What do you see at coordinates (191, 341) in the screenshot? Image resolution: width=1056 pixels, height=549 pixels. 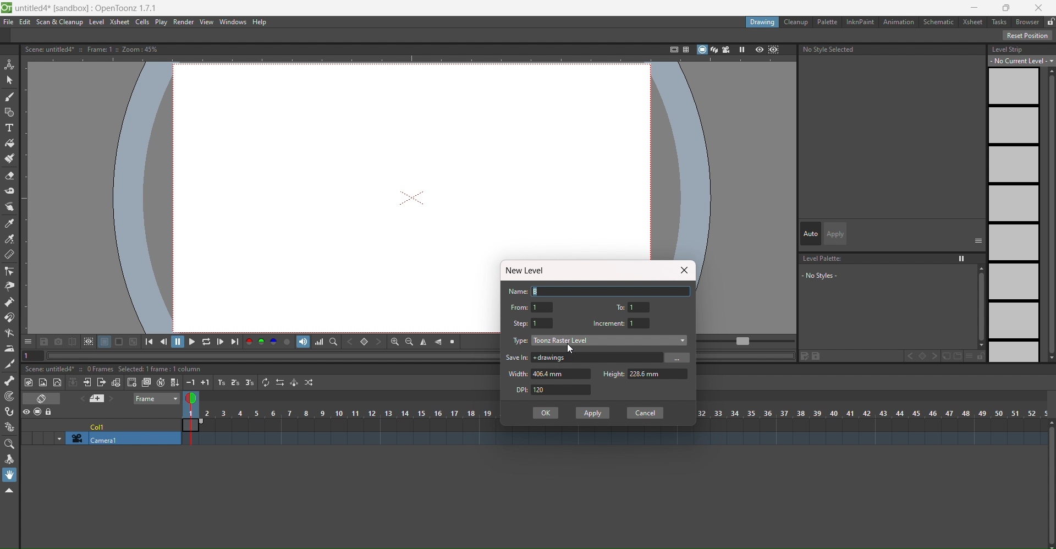 I see `play` at bounding box center [191, 341].